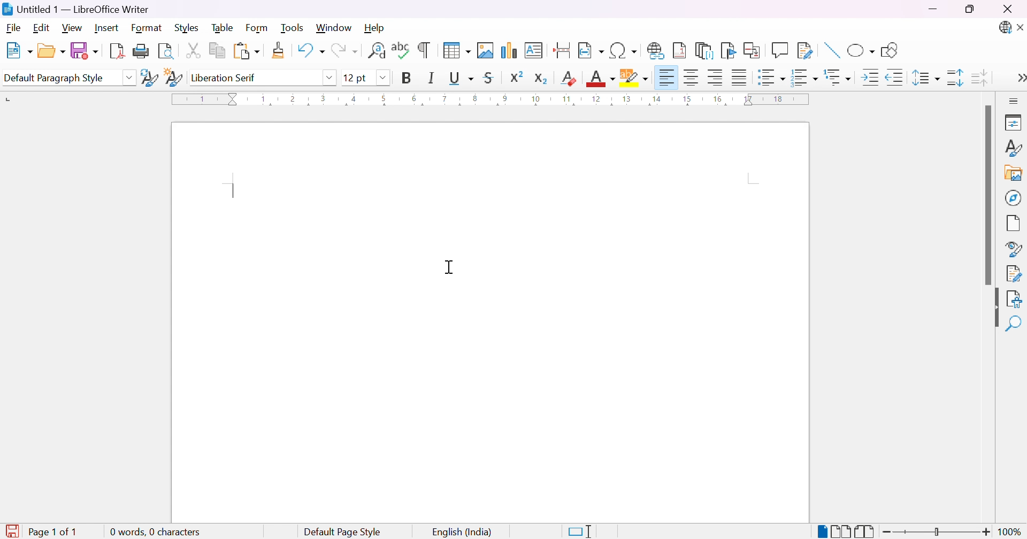  What do you see at coordinates (246, 51) in the screenshot?
I see `Paste` at bounding box center [246, 51].